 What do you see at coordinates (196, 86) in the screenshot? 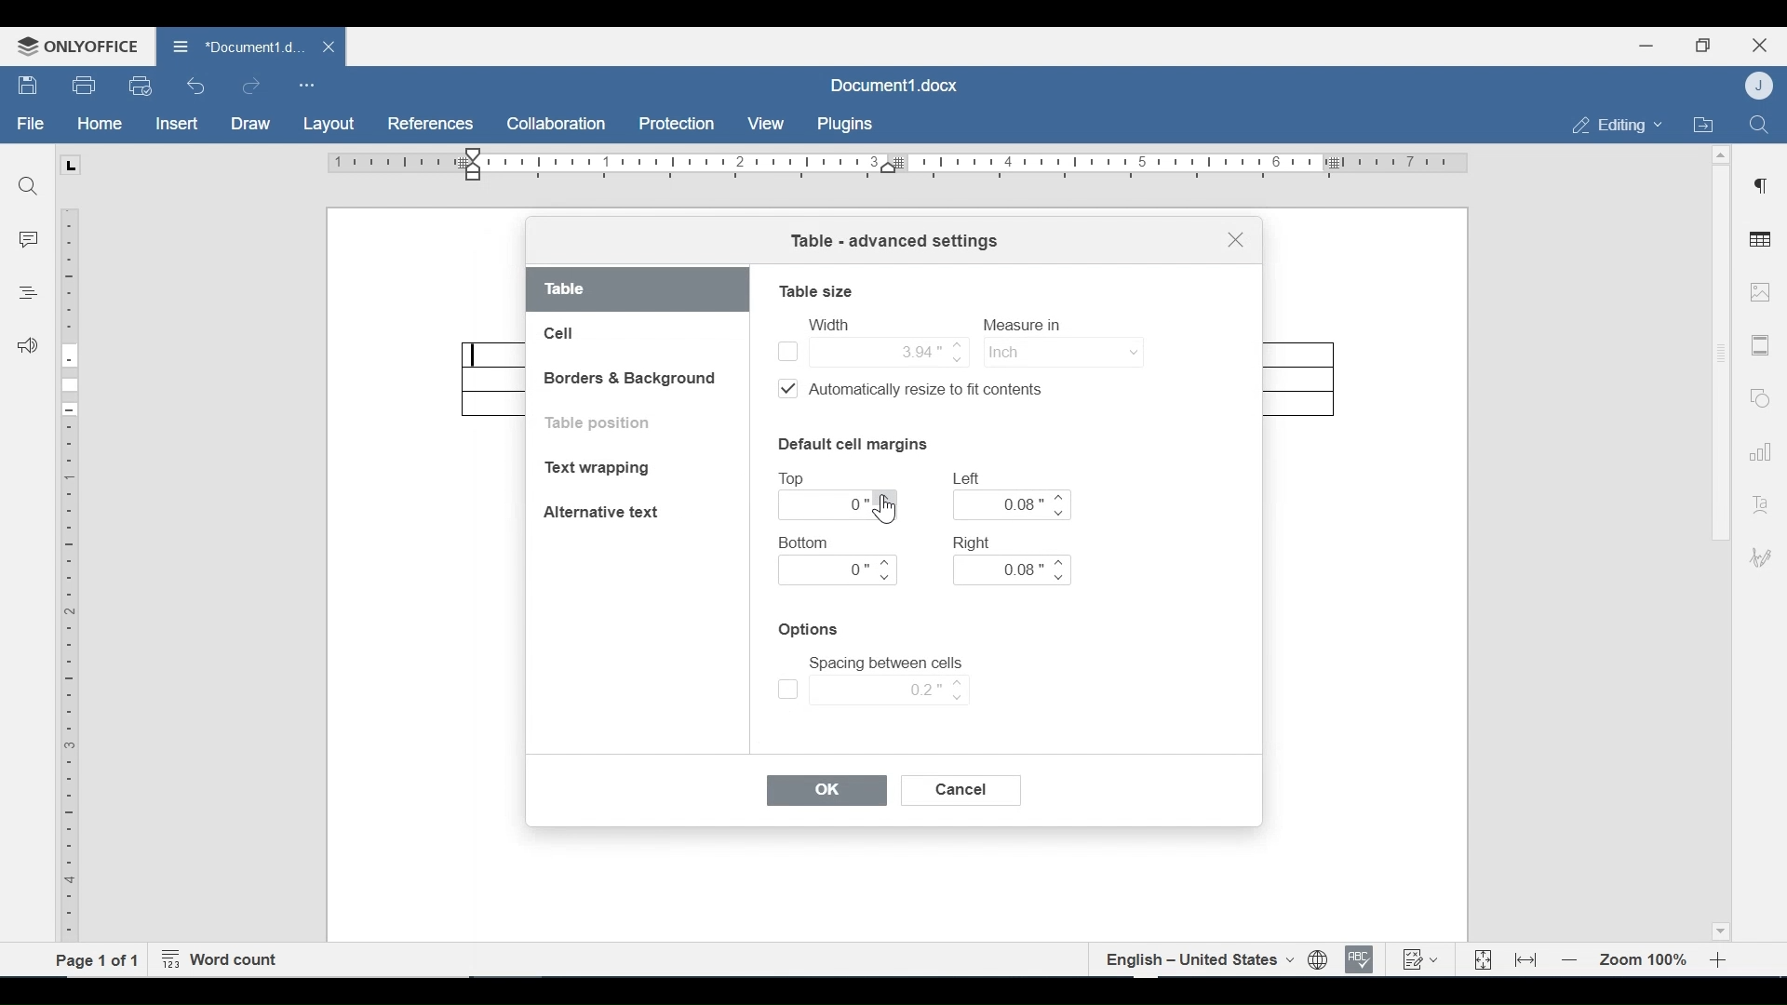
I see `Undo` at bounding box center [196, 86].